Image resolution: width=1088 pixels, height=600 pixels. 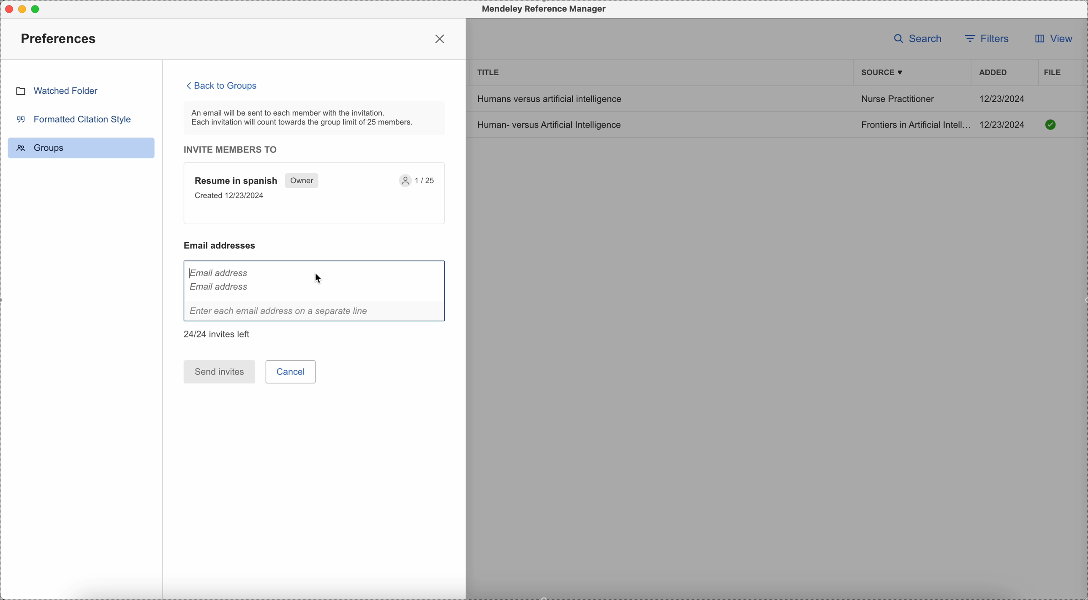 I want to click on cancel, so click(x=292, y=372).